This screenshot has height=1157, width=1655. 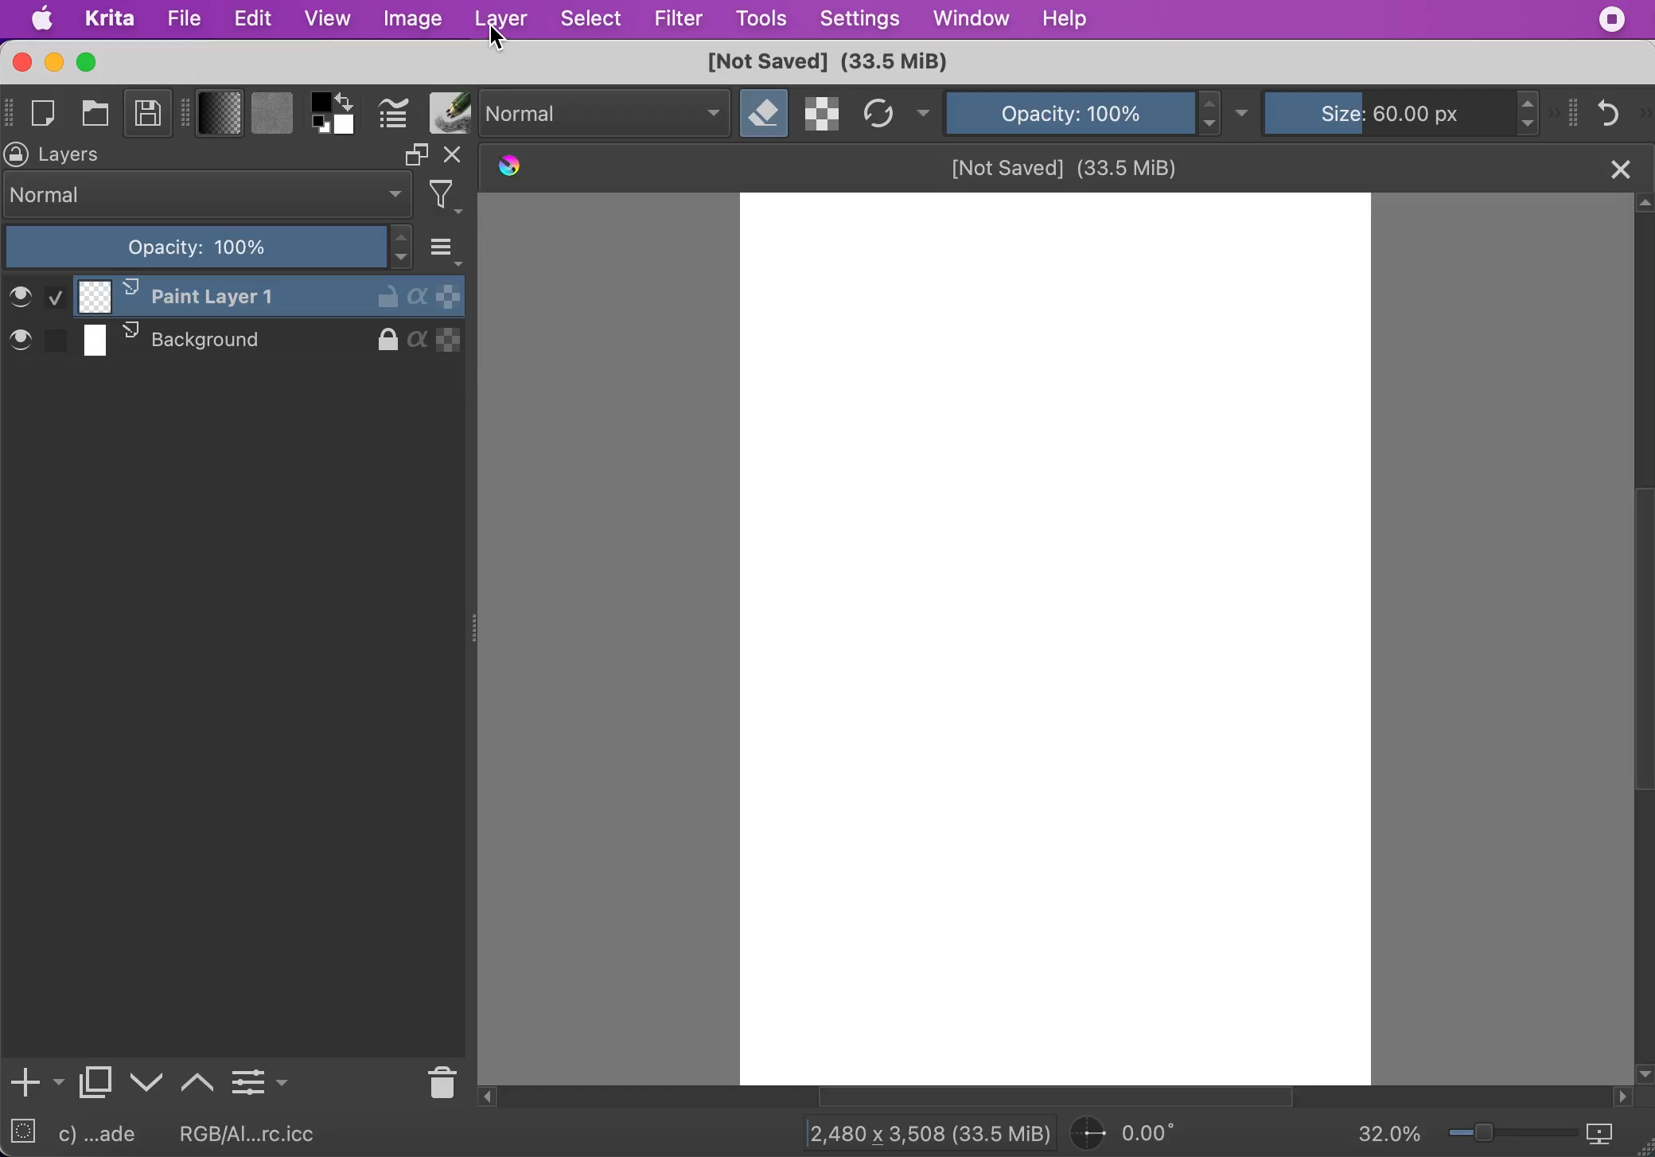 What do you see at coordinates (349, 100) in the screenshot?
I see `swap foreground and background colors` at bounding box center [349, 100].